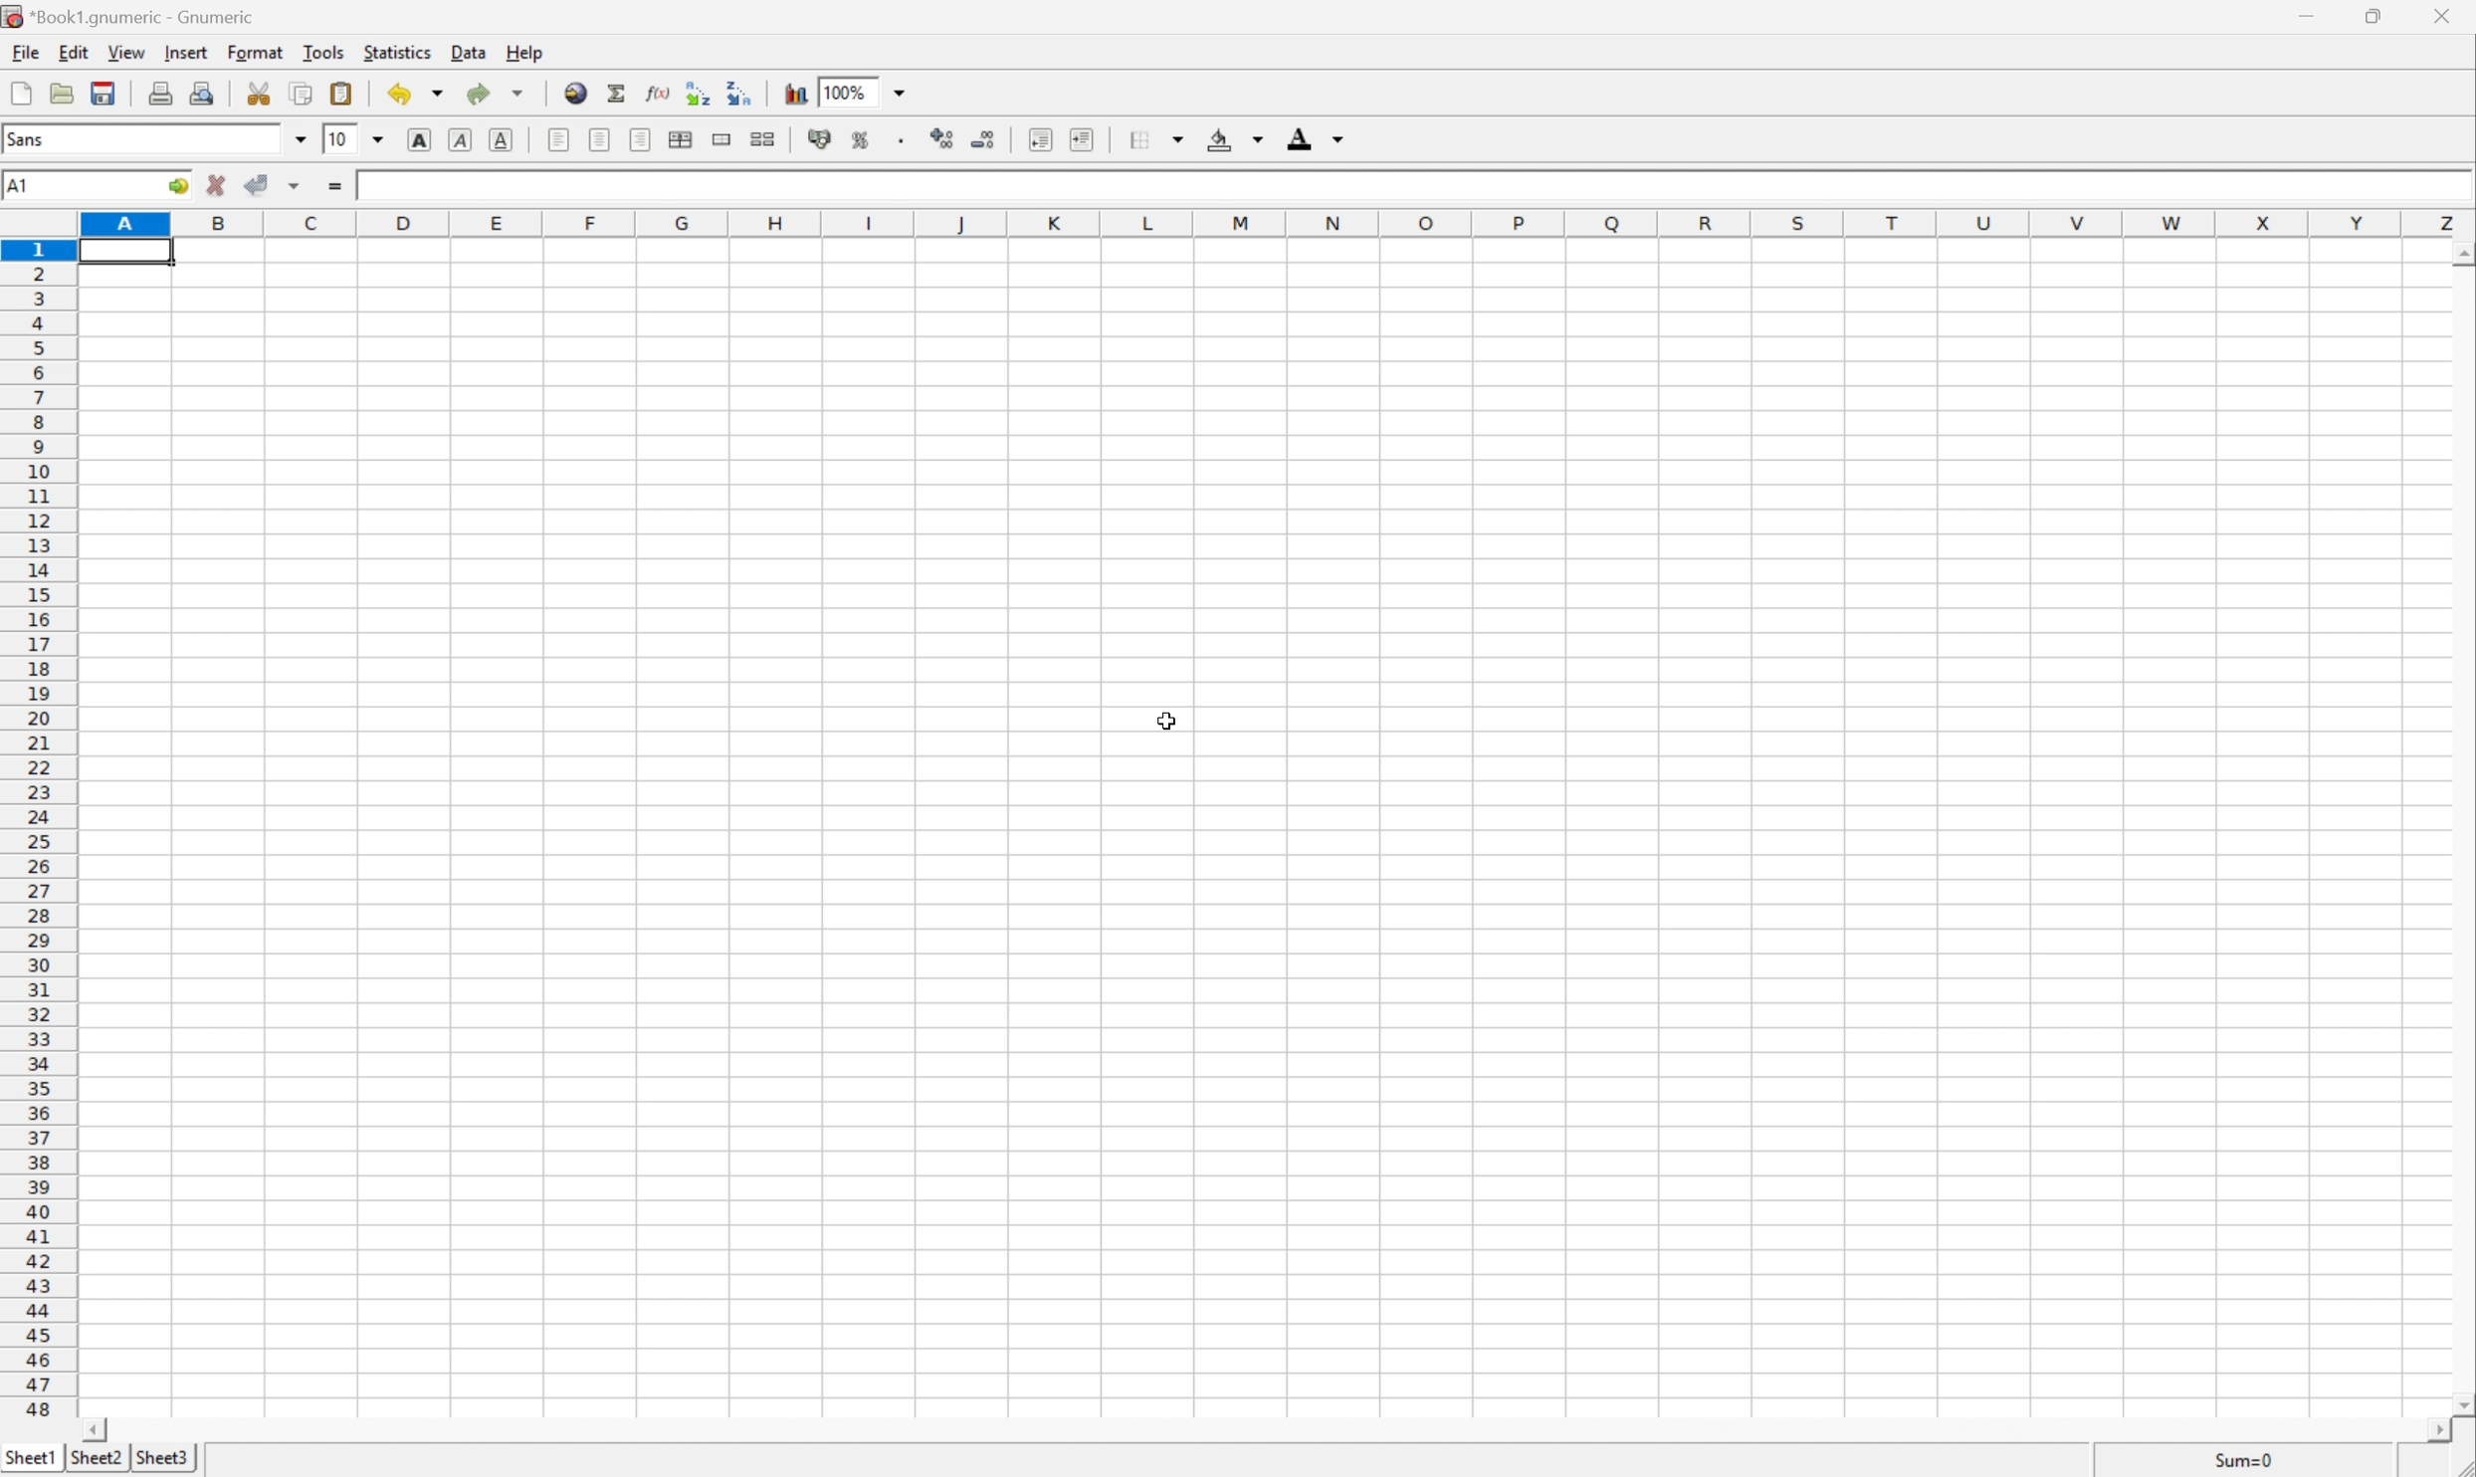 The image size is (2476, 1477). What do you see at coordinates (576, 93) in the screenshot?
I see `Insert a hyperlink` at bounding box center [576, 93].